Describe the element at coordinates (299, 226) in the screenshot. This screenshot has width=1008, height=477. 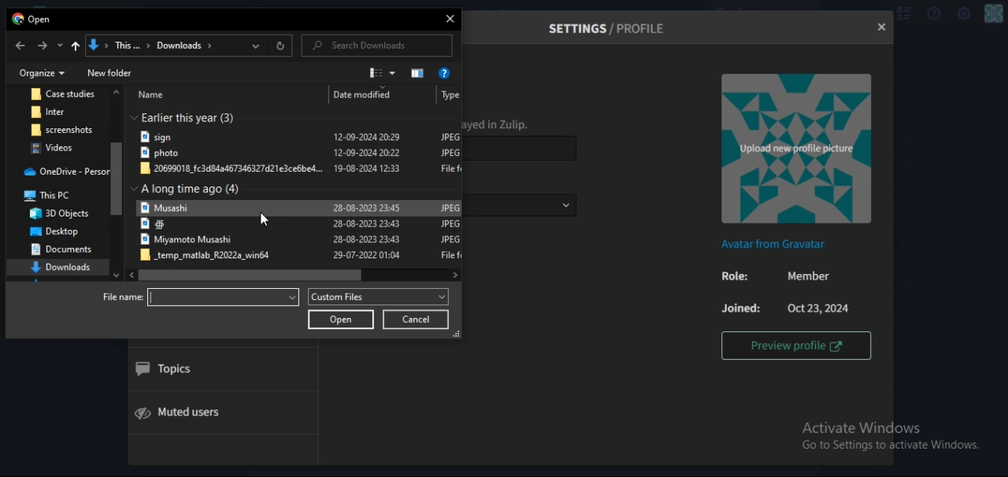
I see `file` at that location.